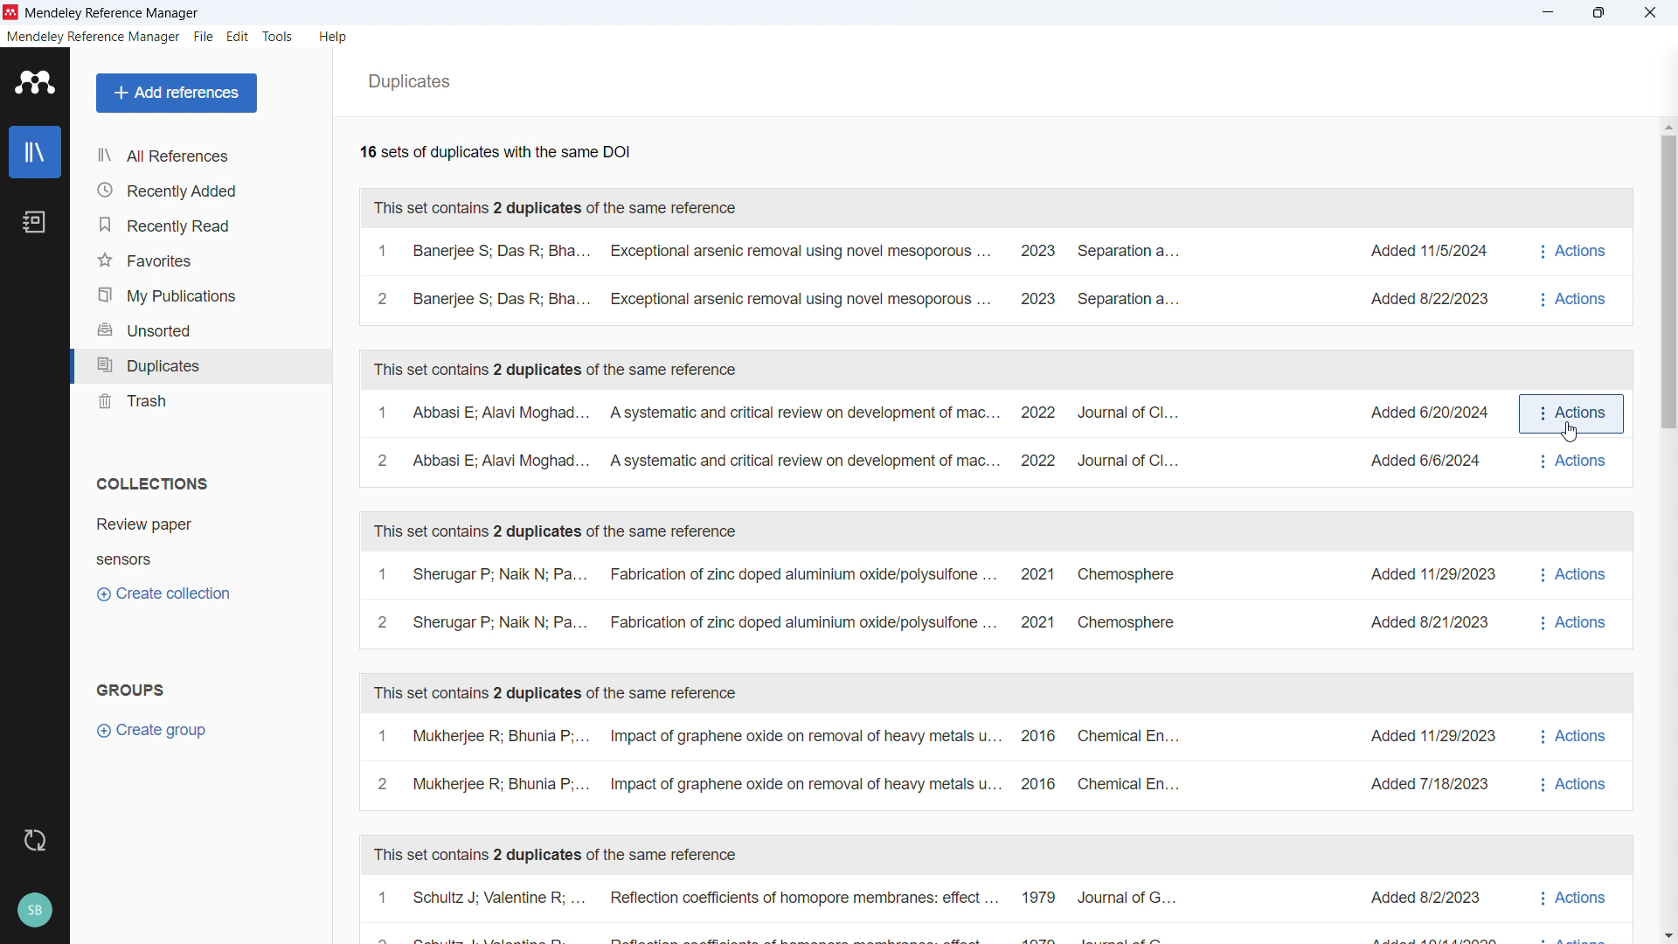  I want to click on profile, so click(33, 910).